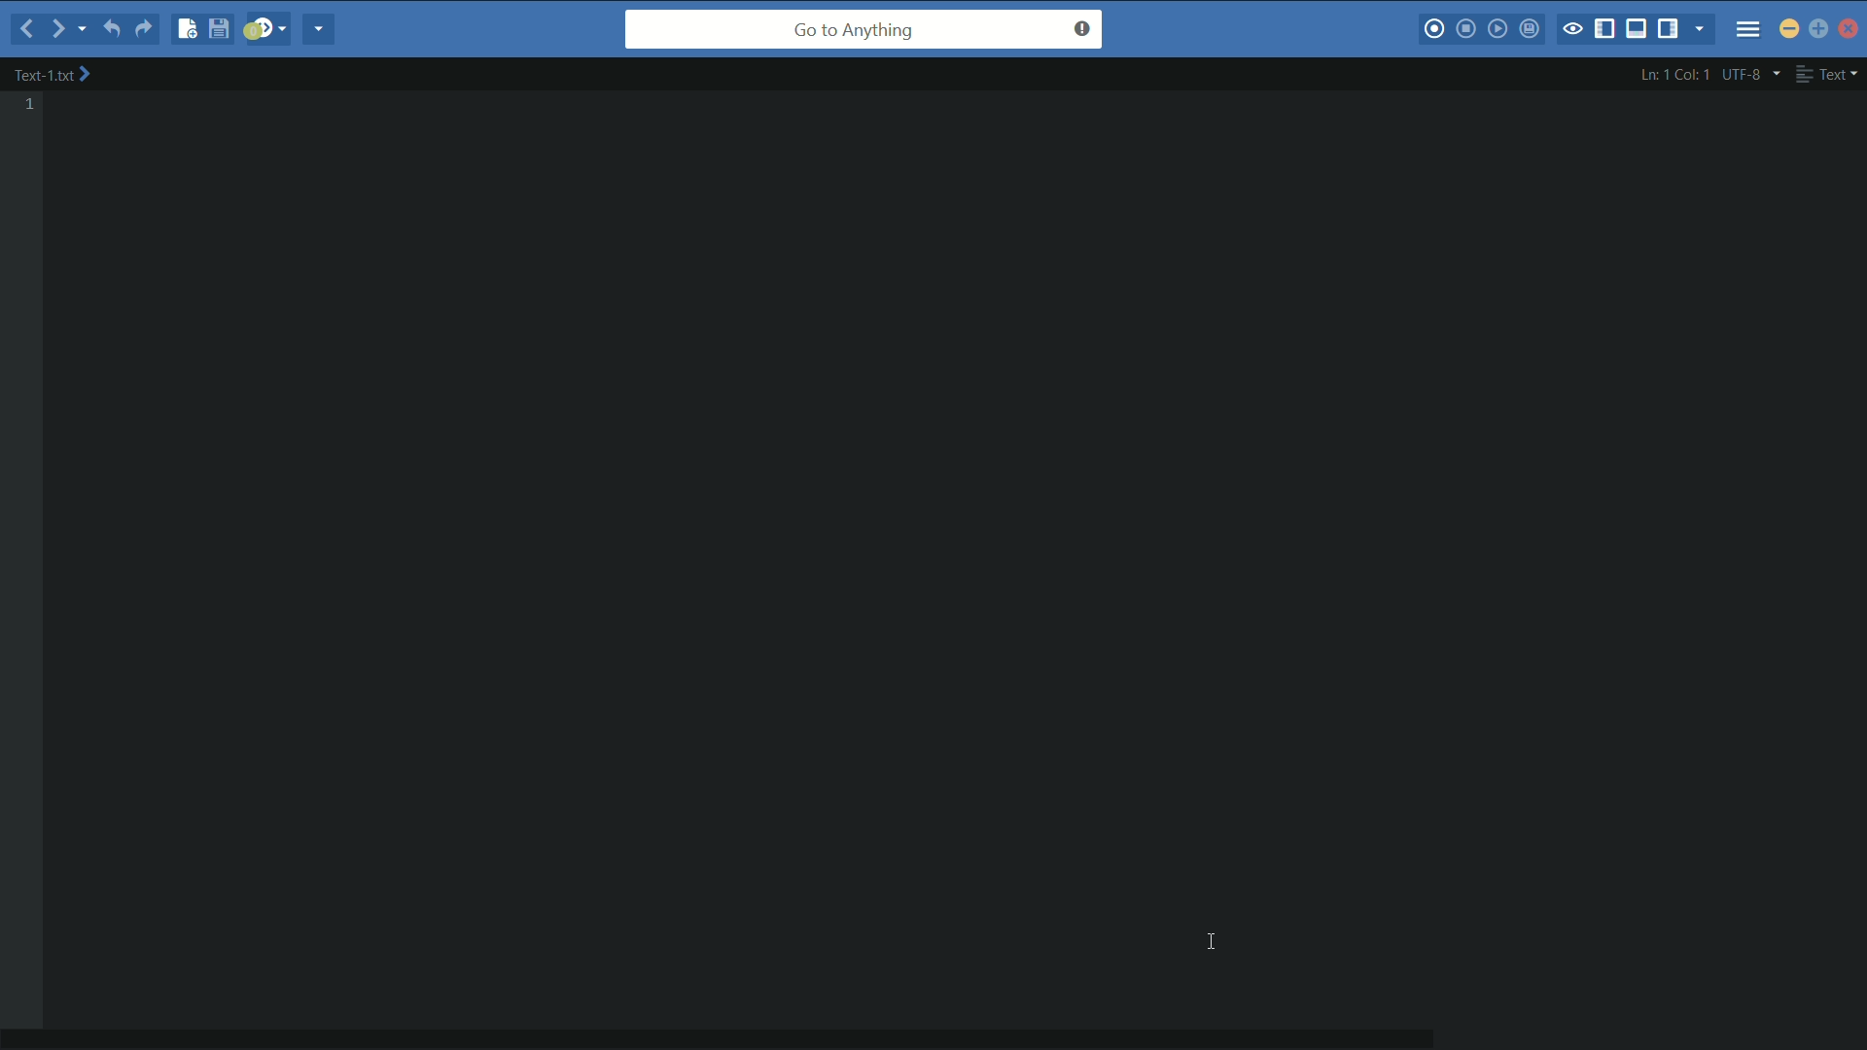 Image resolution: width=1867 pixels, height=1050 pixels. What do you see at coordinates (863, 30) in the screenshot?
I see `go to anything` at bounding box center [863, 30].